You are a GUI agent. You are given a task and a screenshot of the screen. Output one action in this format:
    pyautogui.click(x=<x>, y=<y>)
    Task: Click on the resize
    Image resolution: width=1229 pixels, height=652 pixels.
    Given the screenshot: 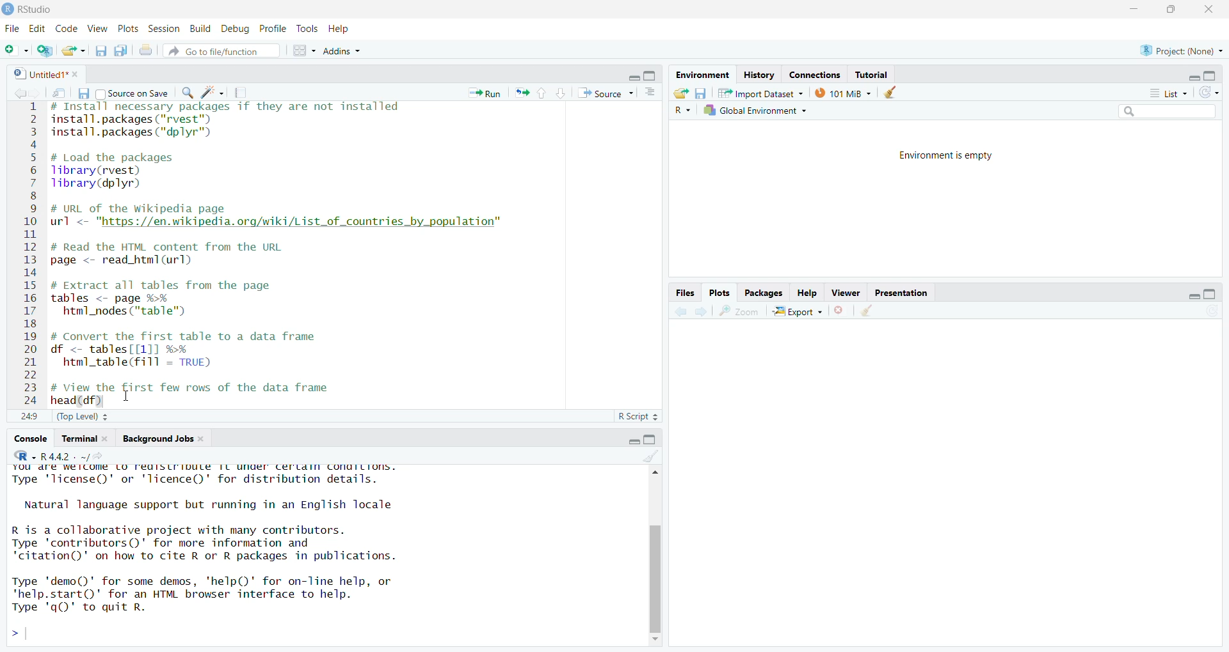 What is the action you would take?
    pyautogui.click(x=1170, y=10)
    